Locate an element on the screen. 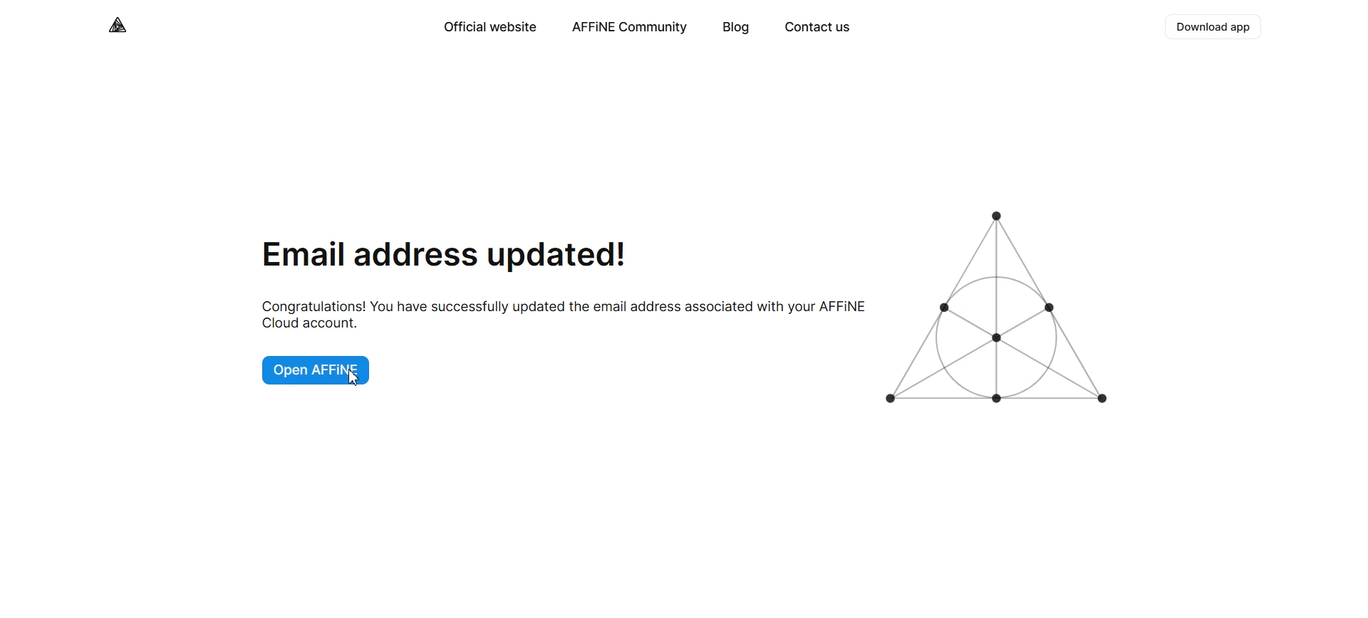  Official website is located at coordinates (489, 27).